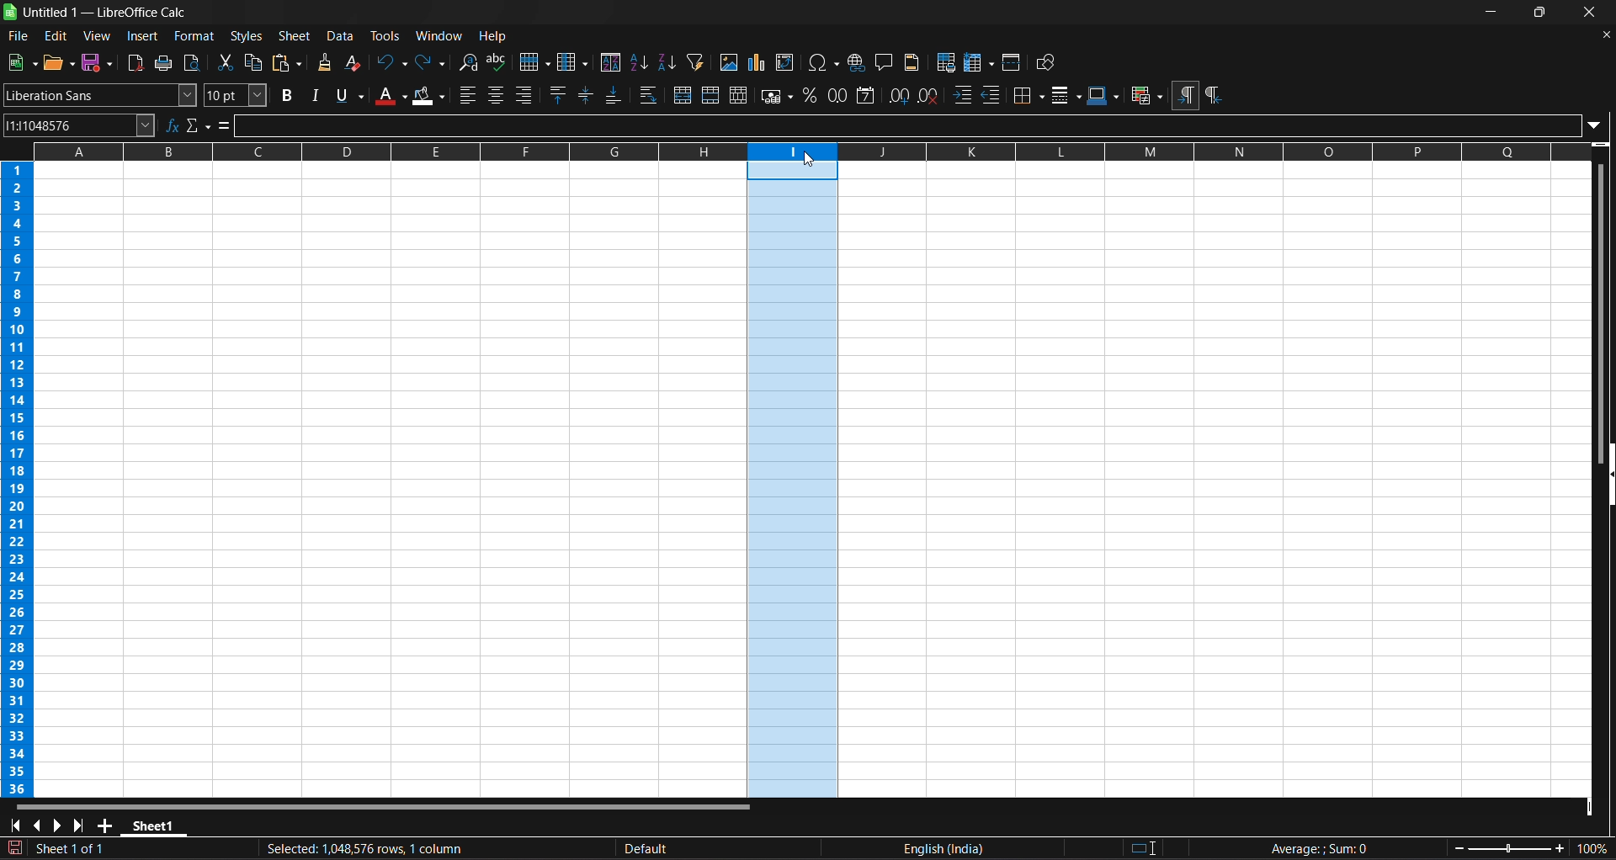 The image size is (1616, 860). I want to click on center vertically, so click(587, 95).